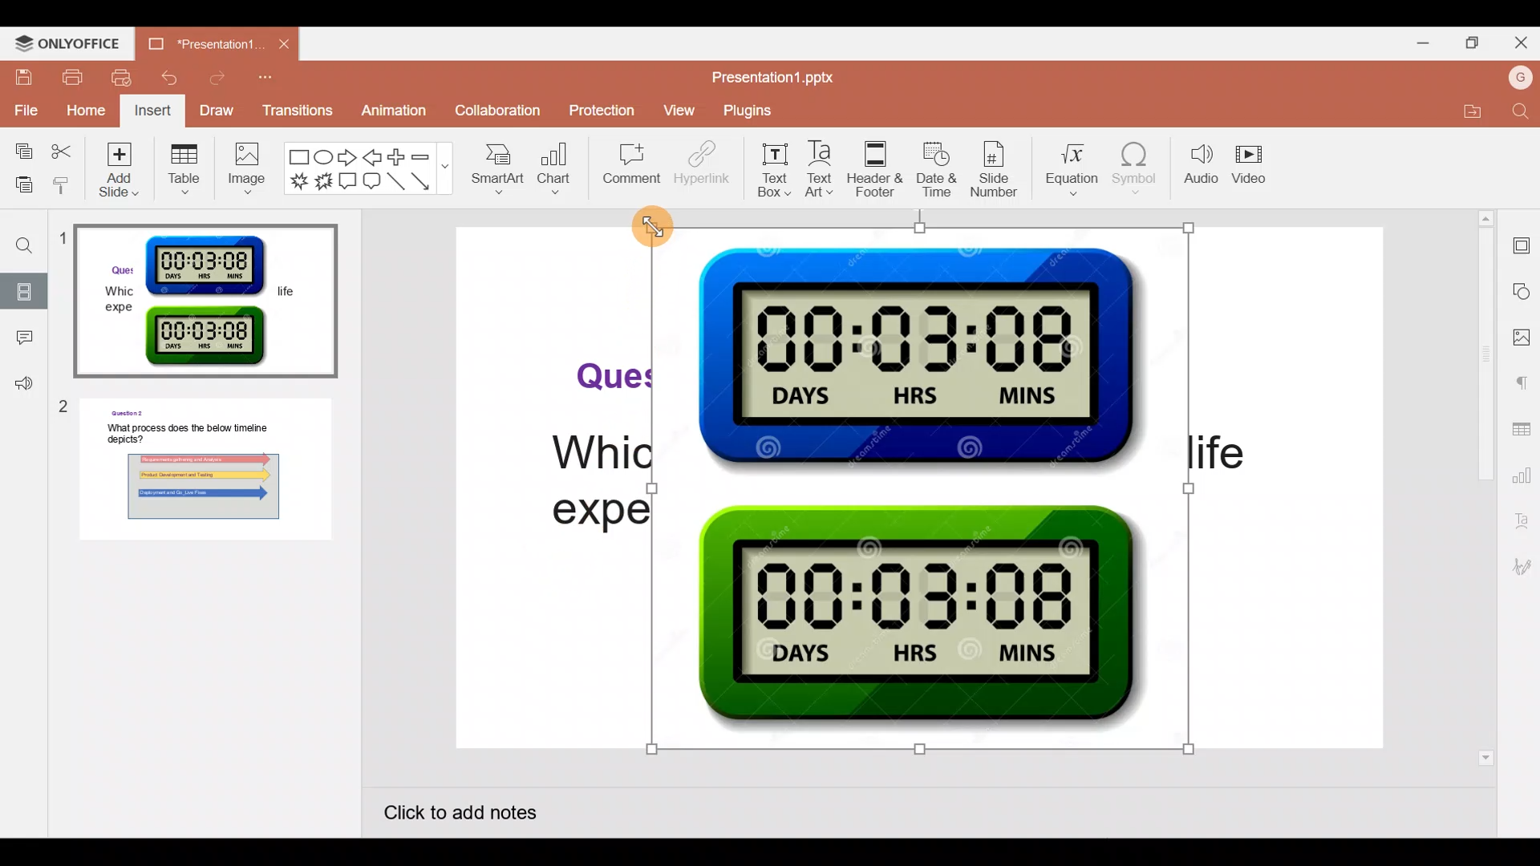 This screenshot has height=866, width=1540. I want to click on Transitions, so click(298, 111).